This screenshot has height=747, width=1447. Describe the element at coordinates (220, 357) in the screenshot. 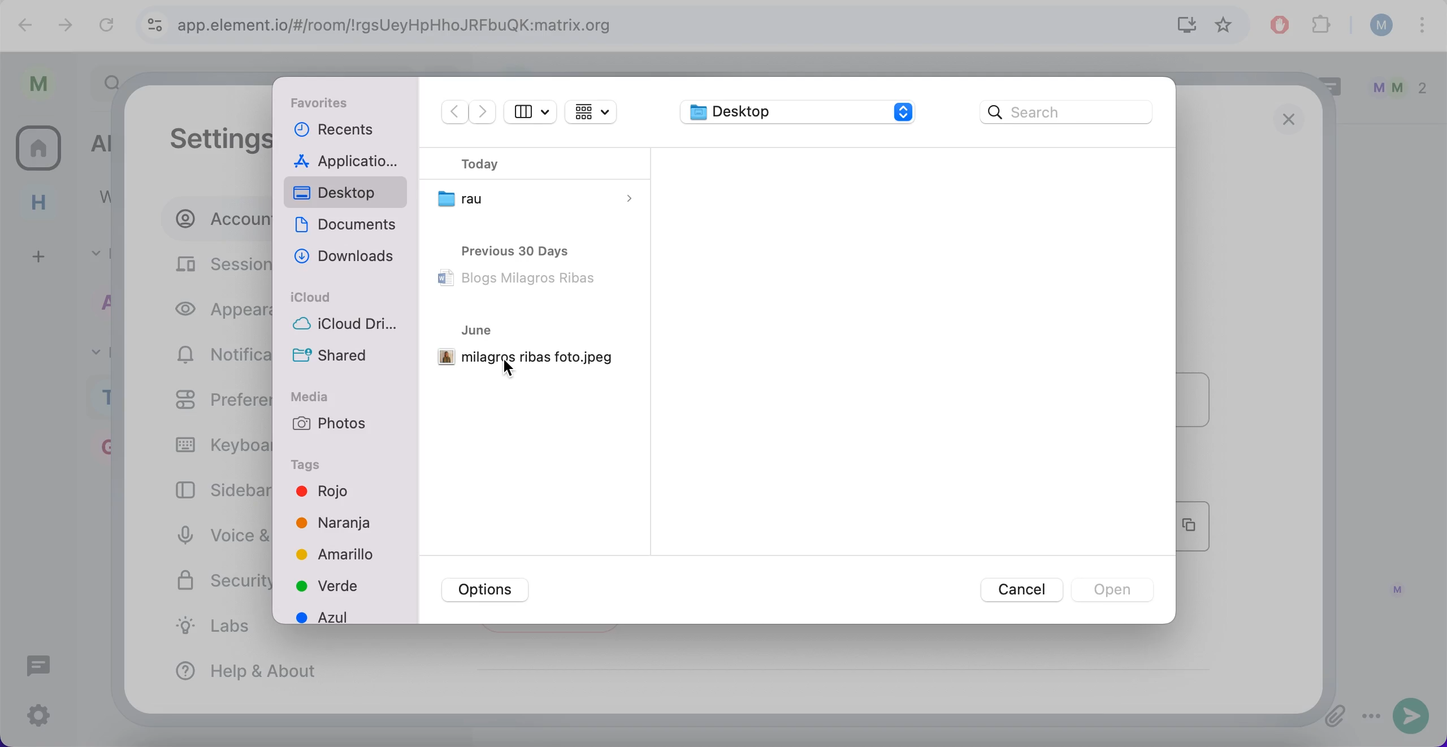

I see `notifications` at that location.